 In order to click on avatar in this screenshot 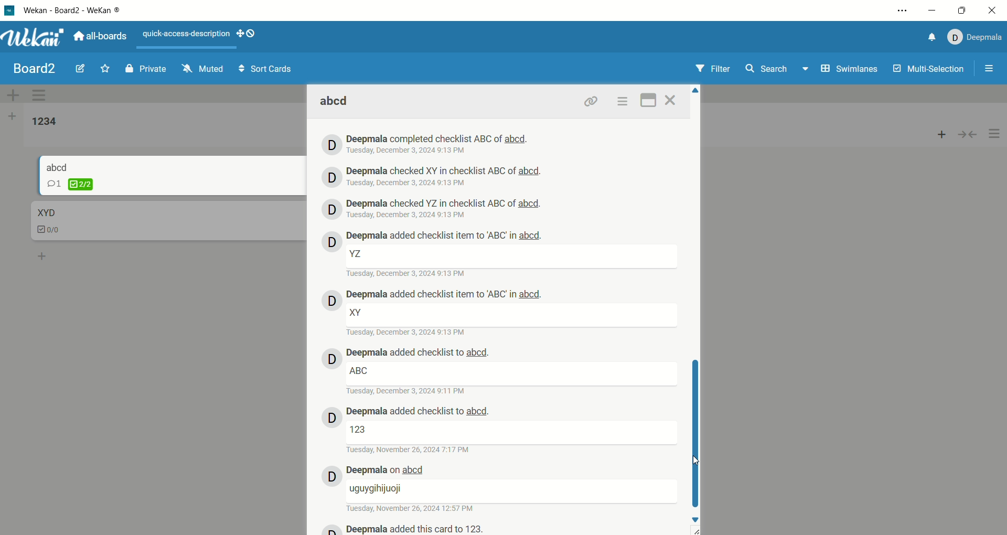, I will do `click(331, 419)`.